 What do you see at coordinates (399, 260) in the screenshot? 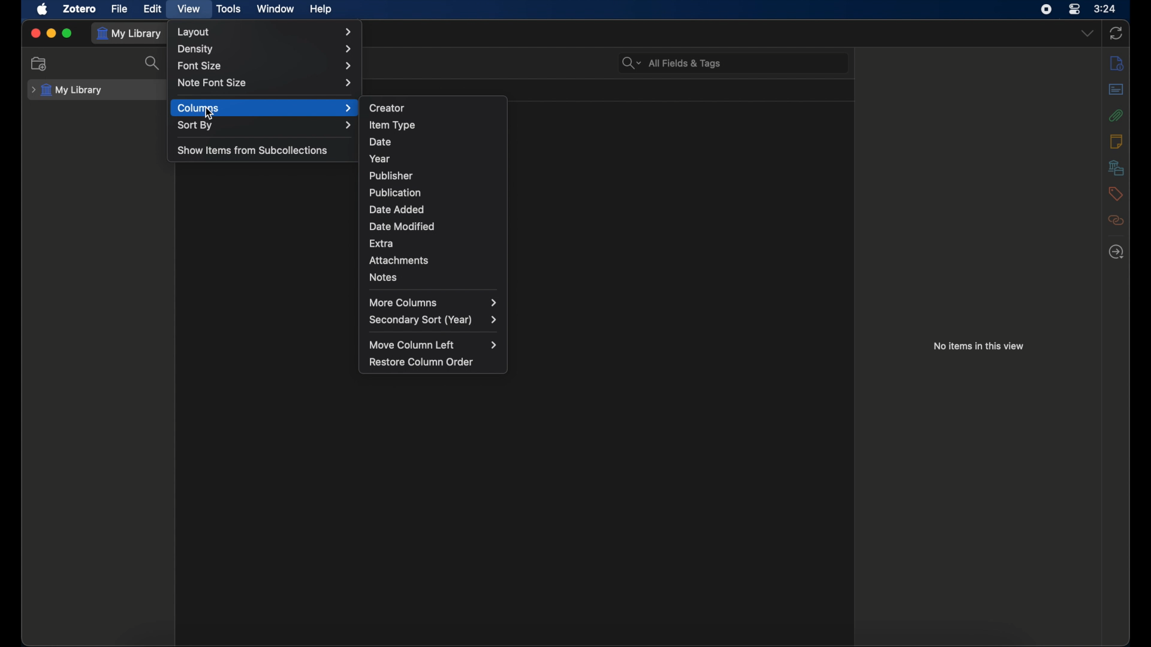
I see `attachments` at bounding box center [399, 260].